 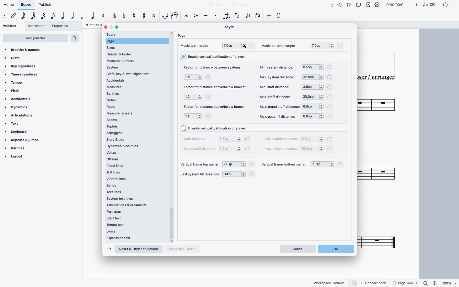 I want to click on add palettes, so click(x=36, y=38).